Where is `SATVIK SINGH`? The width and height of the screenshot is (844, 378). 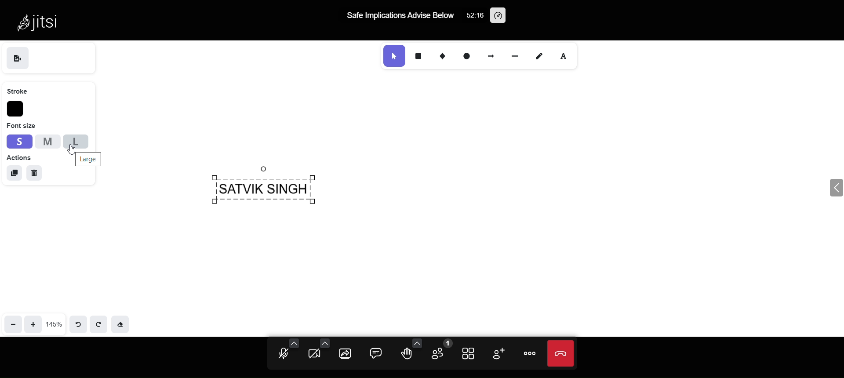 SATVIK SINGH is located at coordinates (269, 192).